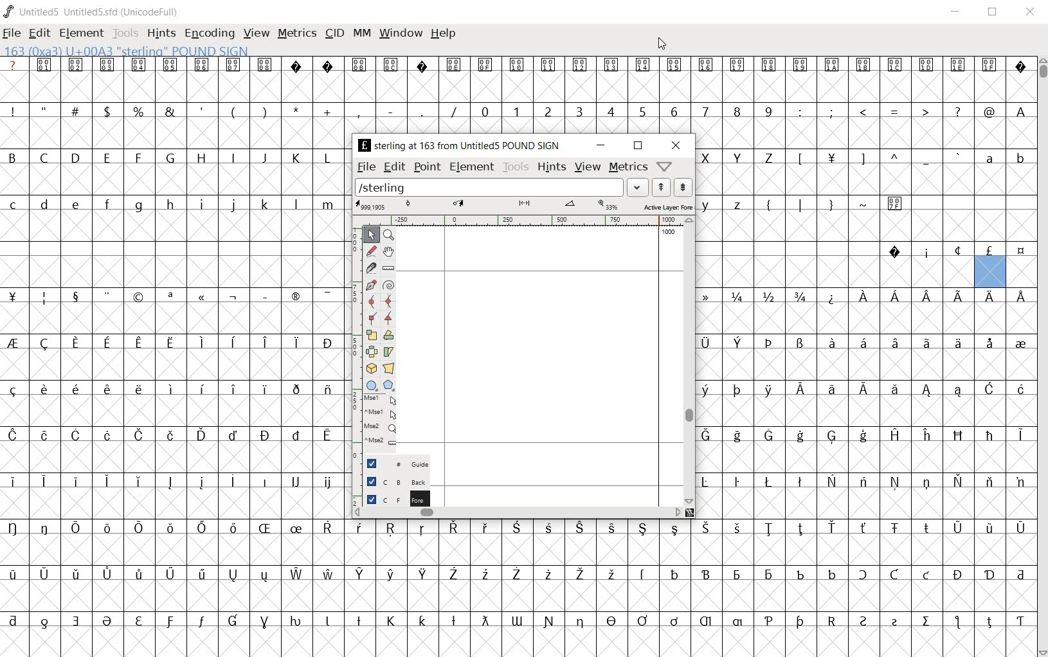 The image size is (1048, 657). Describe the element at coordinates (710, 482) in the screenshot. I see `Symbol` at that location.